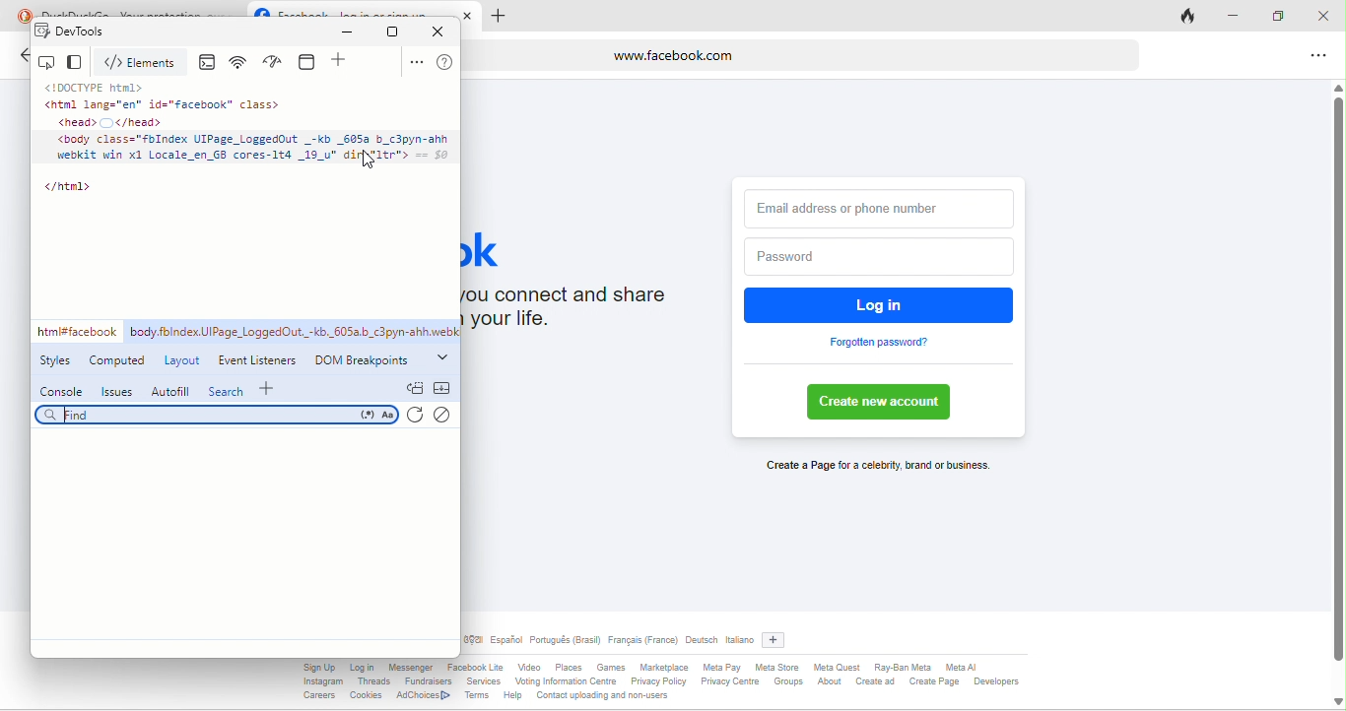 The height and width of the screenshot is (711, 1346). I want to click on computed, so click(116, 360).